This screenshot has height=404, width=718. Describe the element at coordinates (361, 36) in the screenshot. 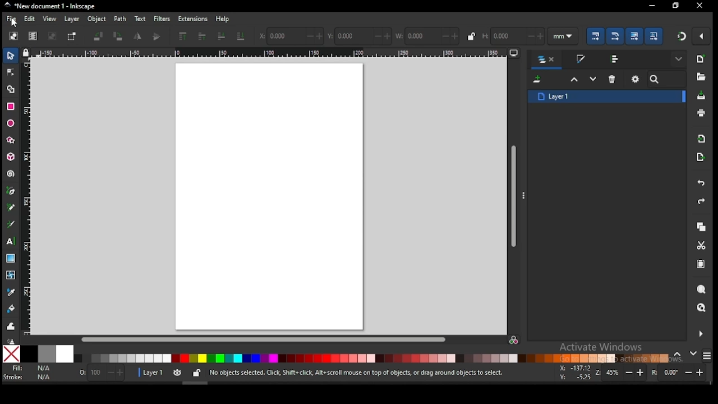

I see `vertical coordinates of selection` at that location.